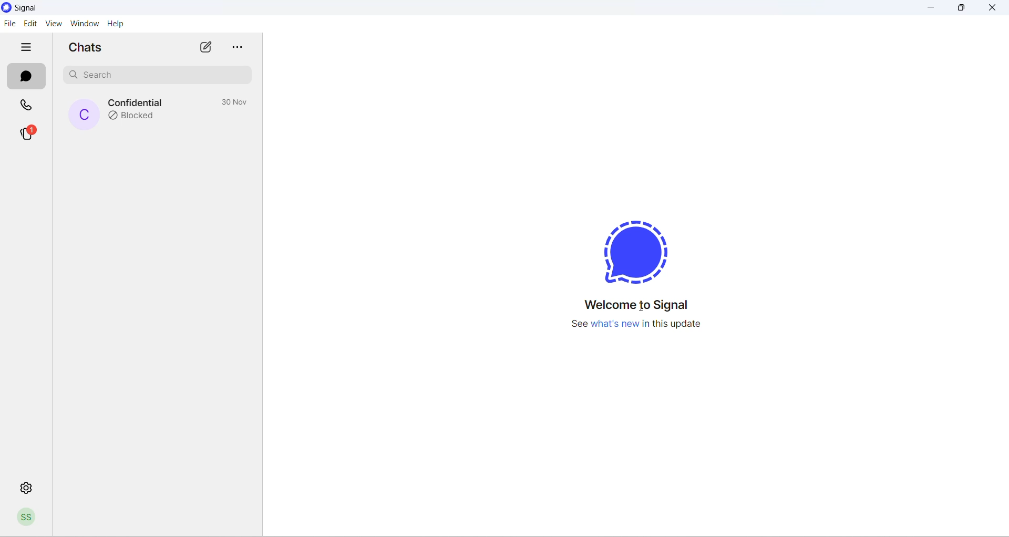 Image resolution: width=1009 pixels, height=537 pixels. Describe the element at coordinates (137, 100) in the screenshot. I see `contact name` at that location.